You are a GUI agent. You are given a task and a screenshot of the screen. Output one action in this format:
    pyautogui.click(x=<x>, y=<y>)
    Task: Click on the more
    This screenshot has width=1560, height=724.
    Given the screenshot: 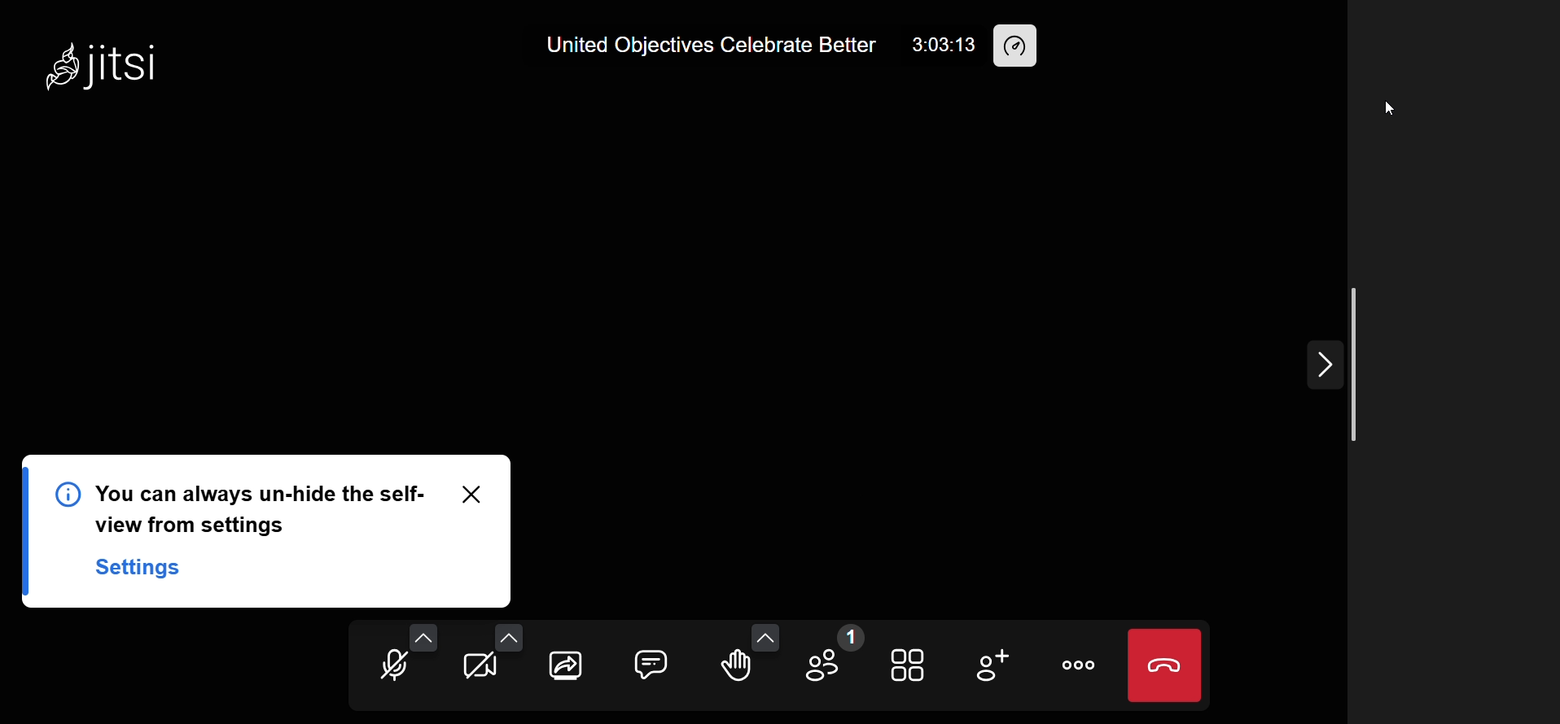 What is the action you would take?
    pyautogui.click(x=1083, y=663)
    